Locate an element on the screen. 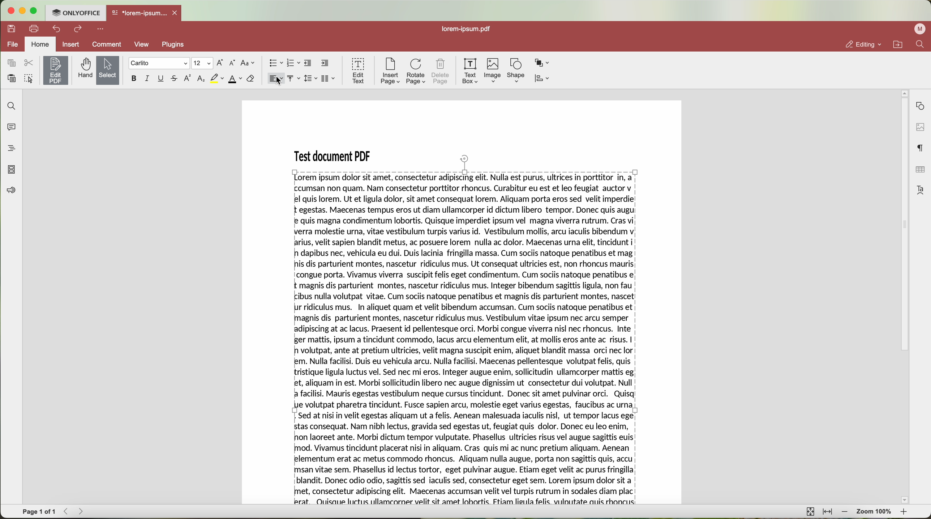  redo is located at coordinates (78, 29).